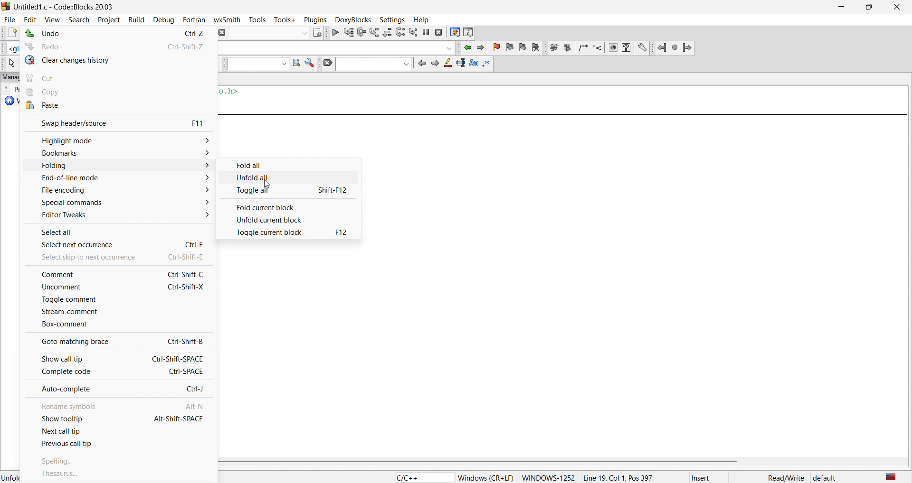 The height and width of the screenshot is (483, 912). What do you see at coordinates (643, 47) in the screenshot?
I see `settings` at bounding box center [643, 47].